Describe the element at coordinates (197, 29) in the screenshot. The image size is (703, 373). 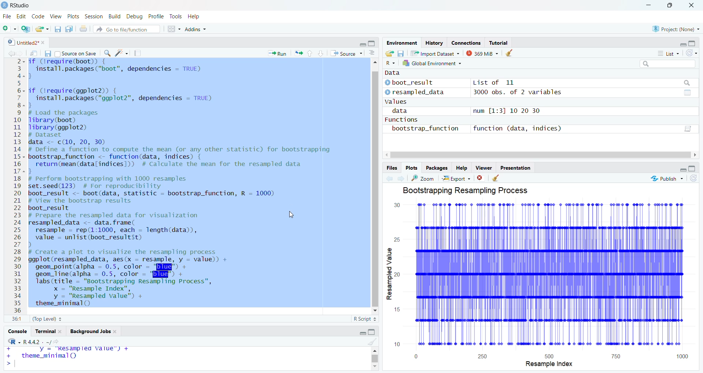
I see ` Addins ` at that location.